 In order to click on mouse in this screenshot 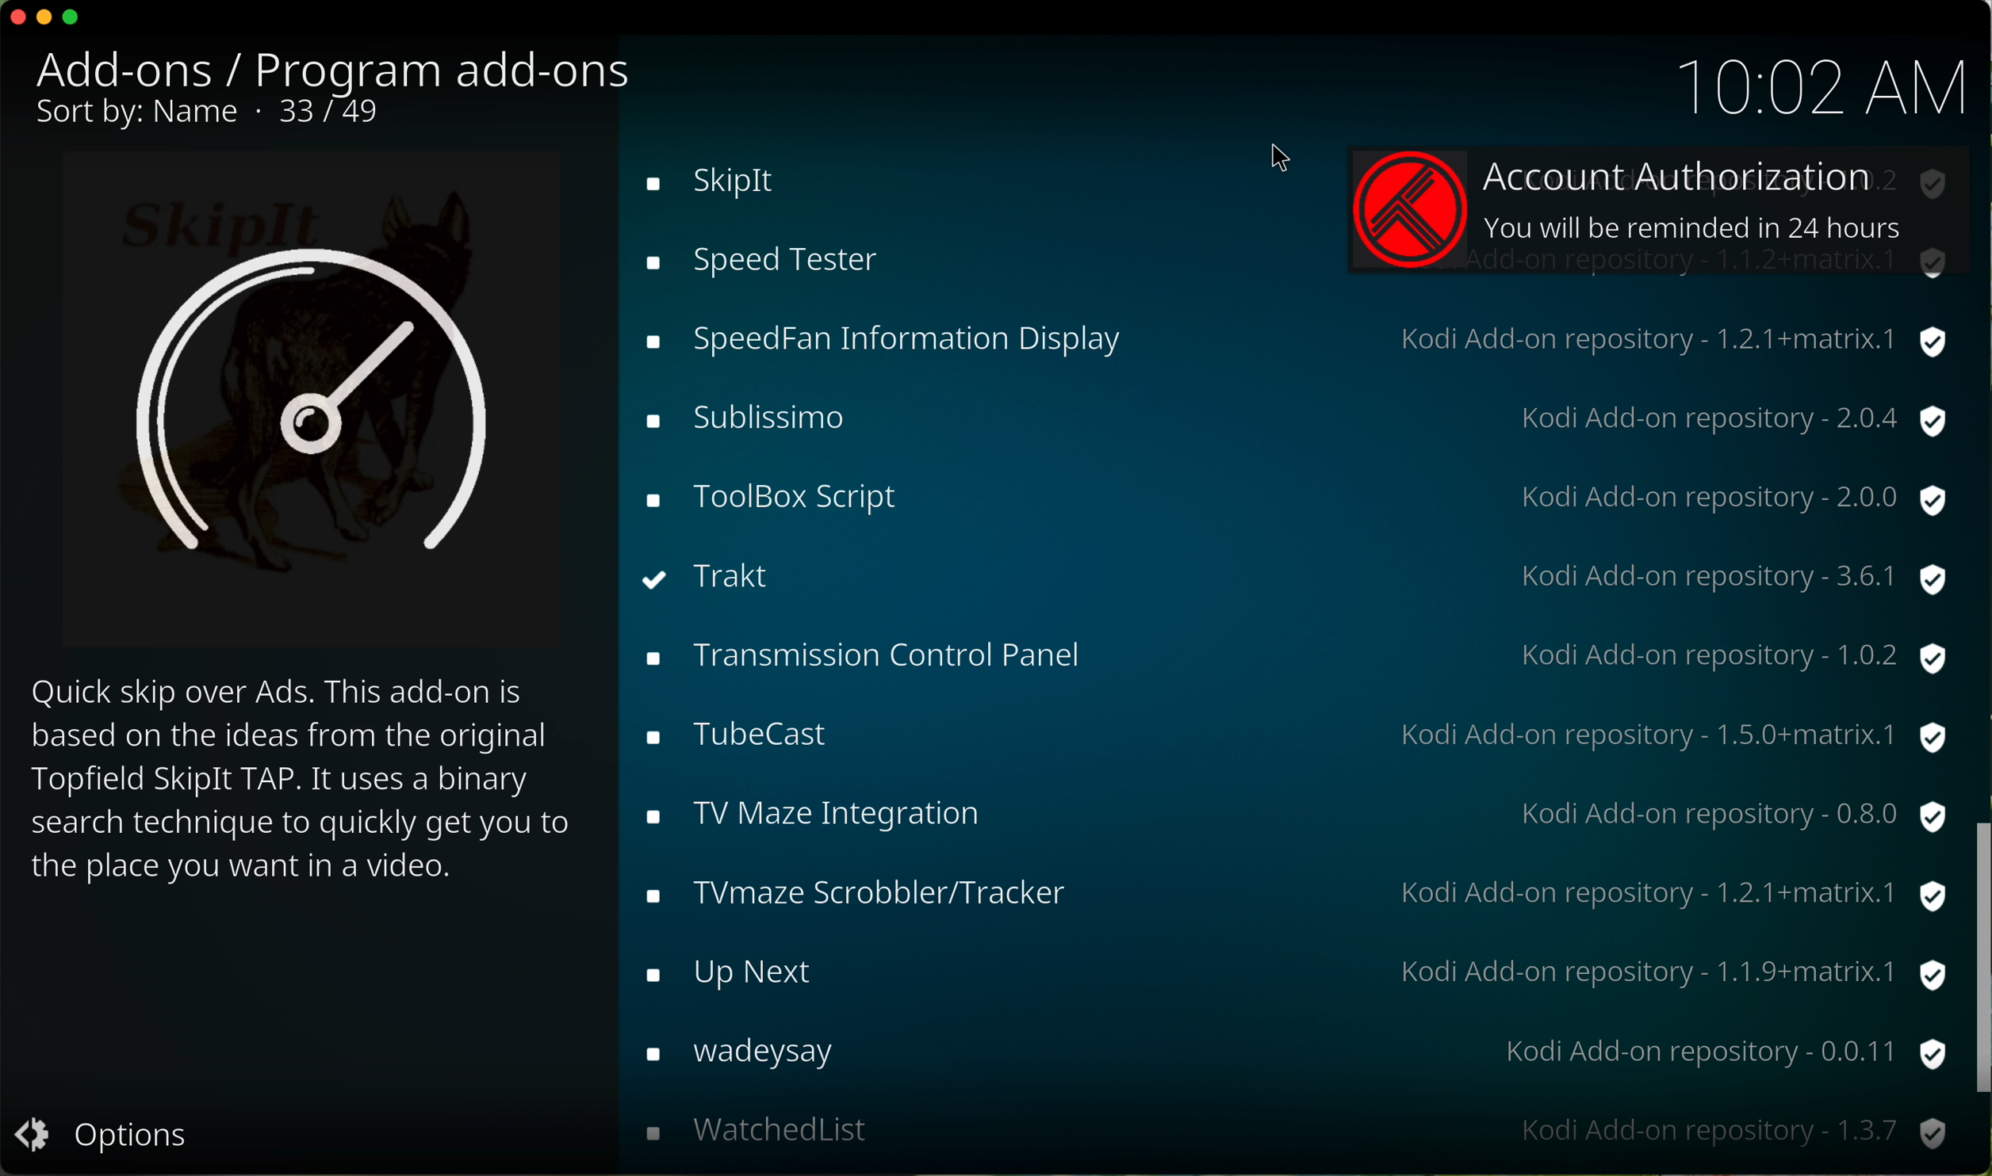, I will do `click(1278, 162)`.